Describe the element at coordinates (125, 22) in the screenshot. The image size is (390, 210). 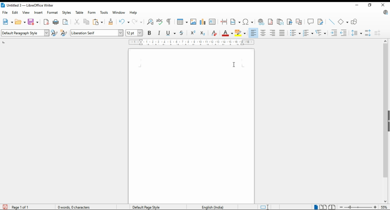
I see `undo` at that location.